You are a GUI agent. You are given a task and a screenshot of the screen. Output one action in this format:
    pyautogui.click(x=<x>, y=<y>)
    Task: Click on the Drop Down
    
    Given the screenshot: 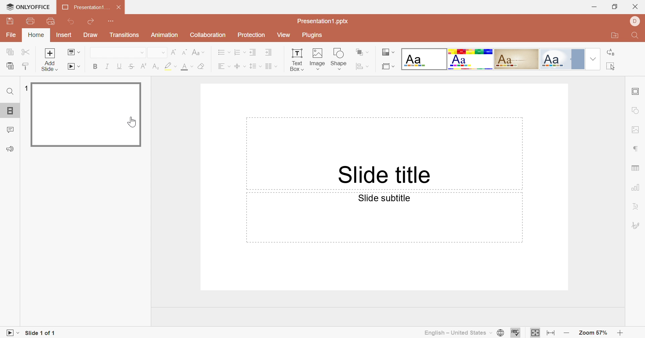 What is the action you would take?
    pyautogui.click(x=244, y=66)
    